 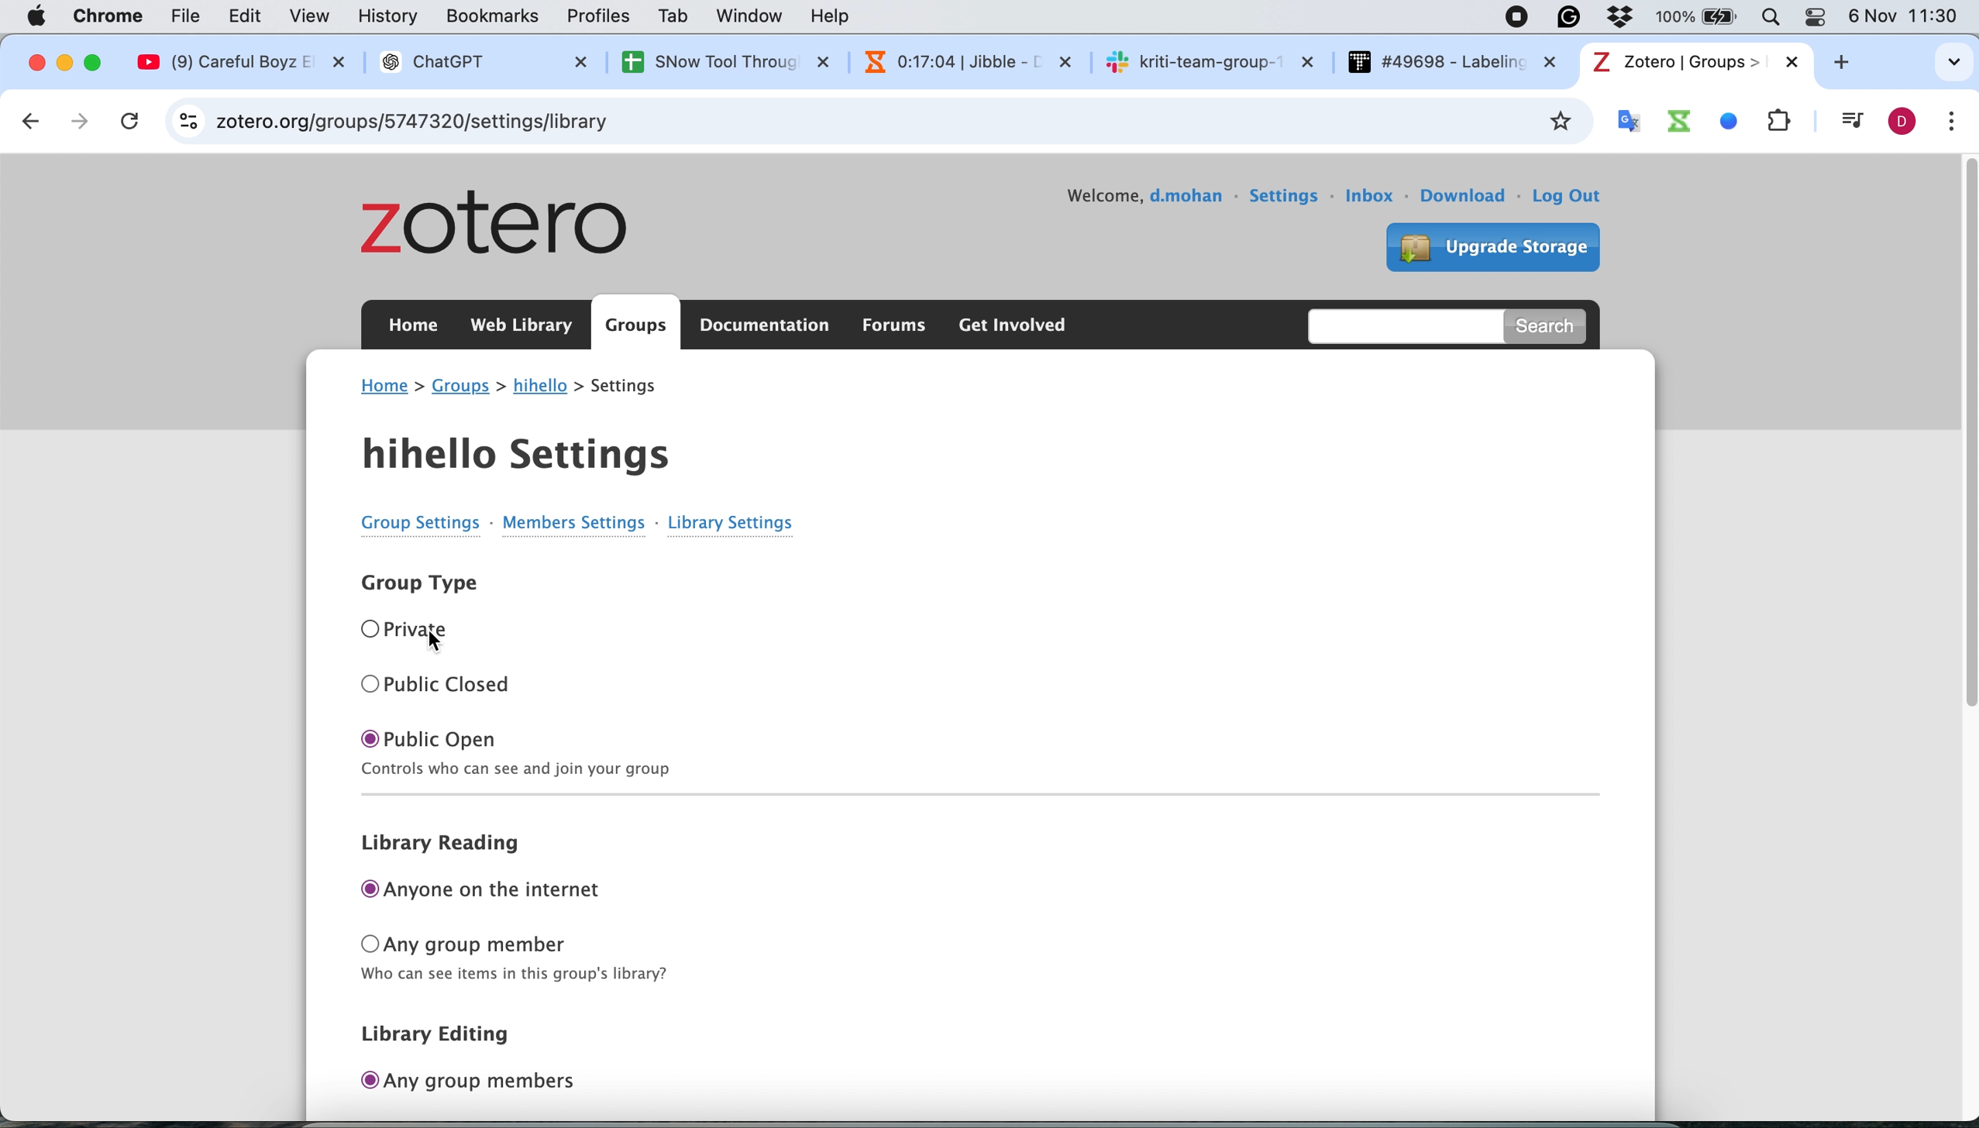 I want to click on forums, so click(x=890, y=326).